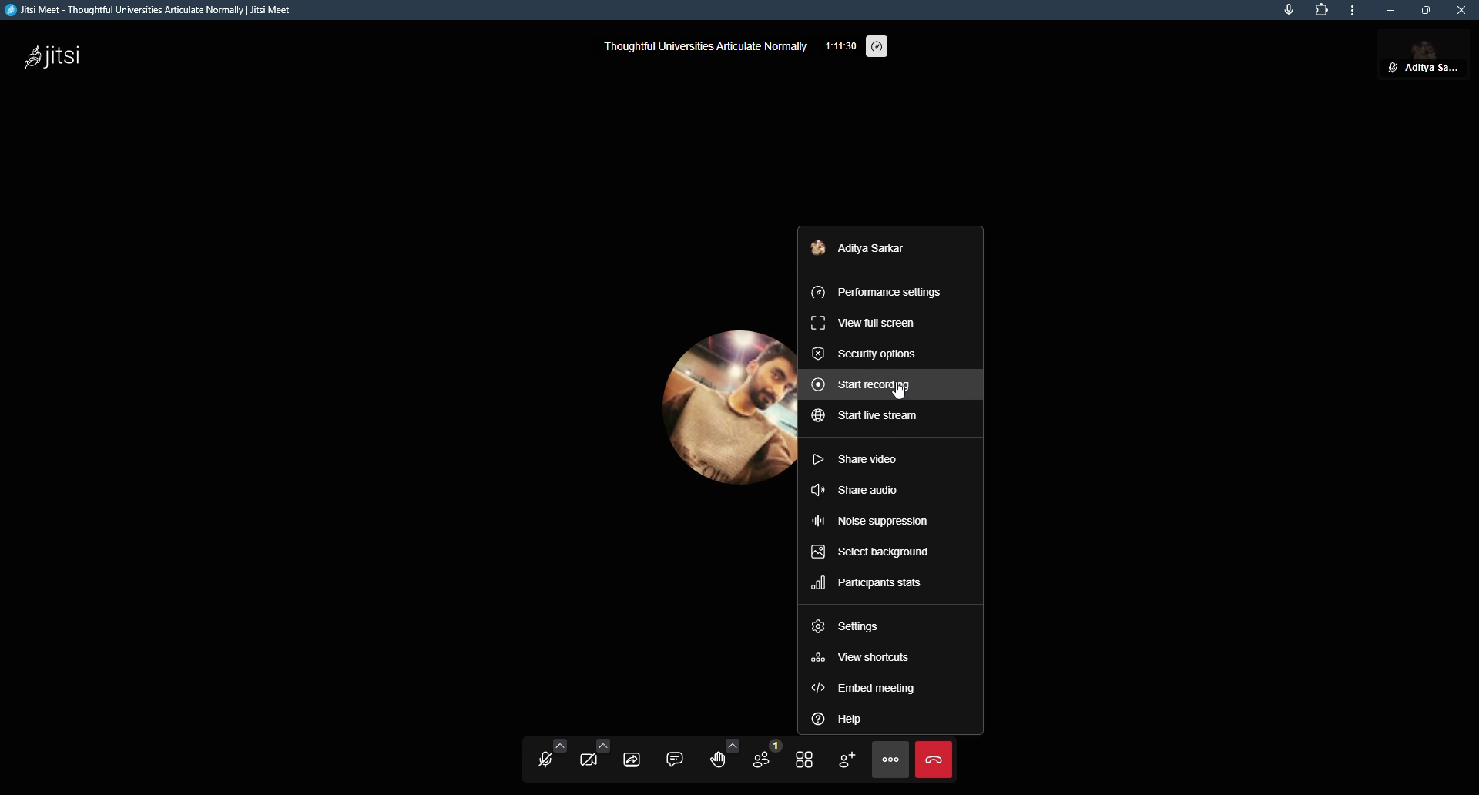 The width and height of the screenshot is (1479, 795). Describe the element at coordinates (57, 55) in the screenshot. I see `jitsi` at that location.